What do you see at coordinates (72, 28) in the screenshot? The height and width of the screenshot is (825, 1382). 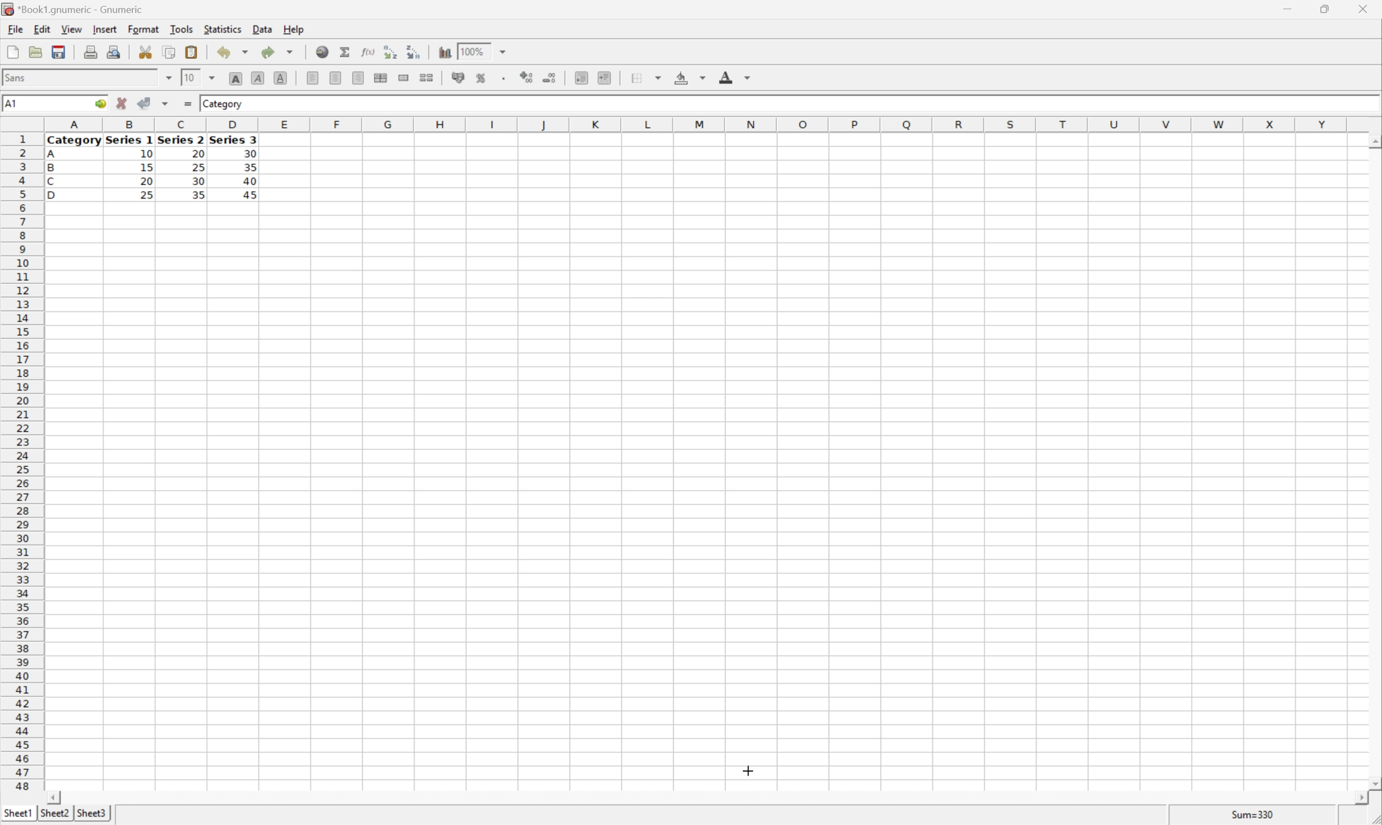 I see `View` at bounding box center [72, 28].